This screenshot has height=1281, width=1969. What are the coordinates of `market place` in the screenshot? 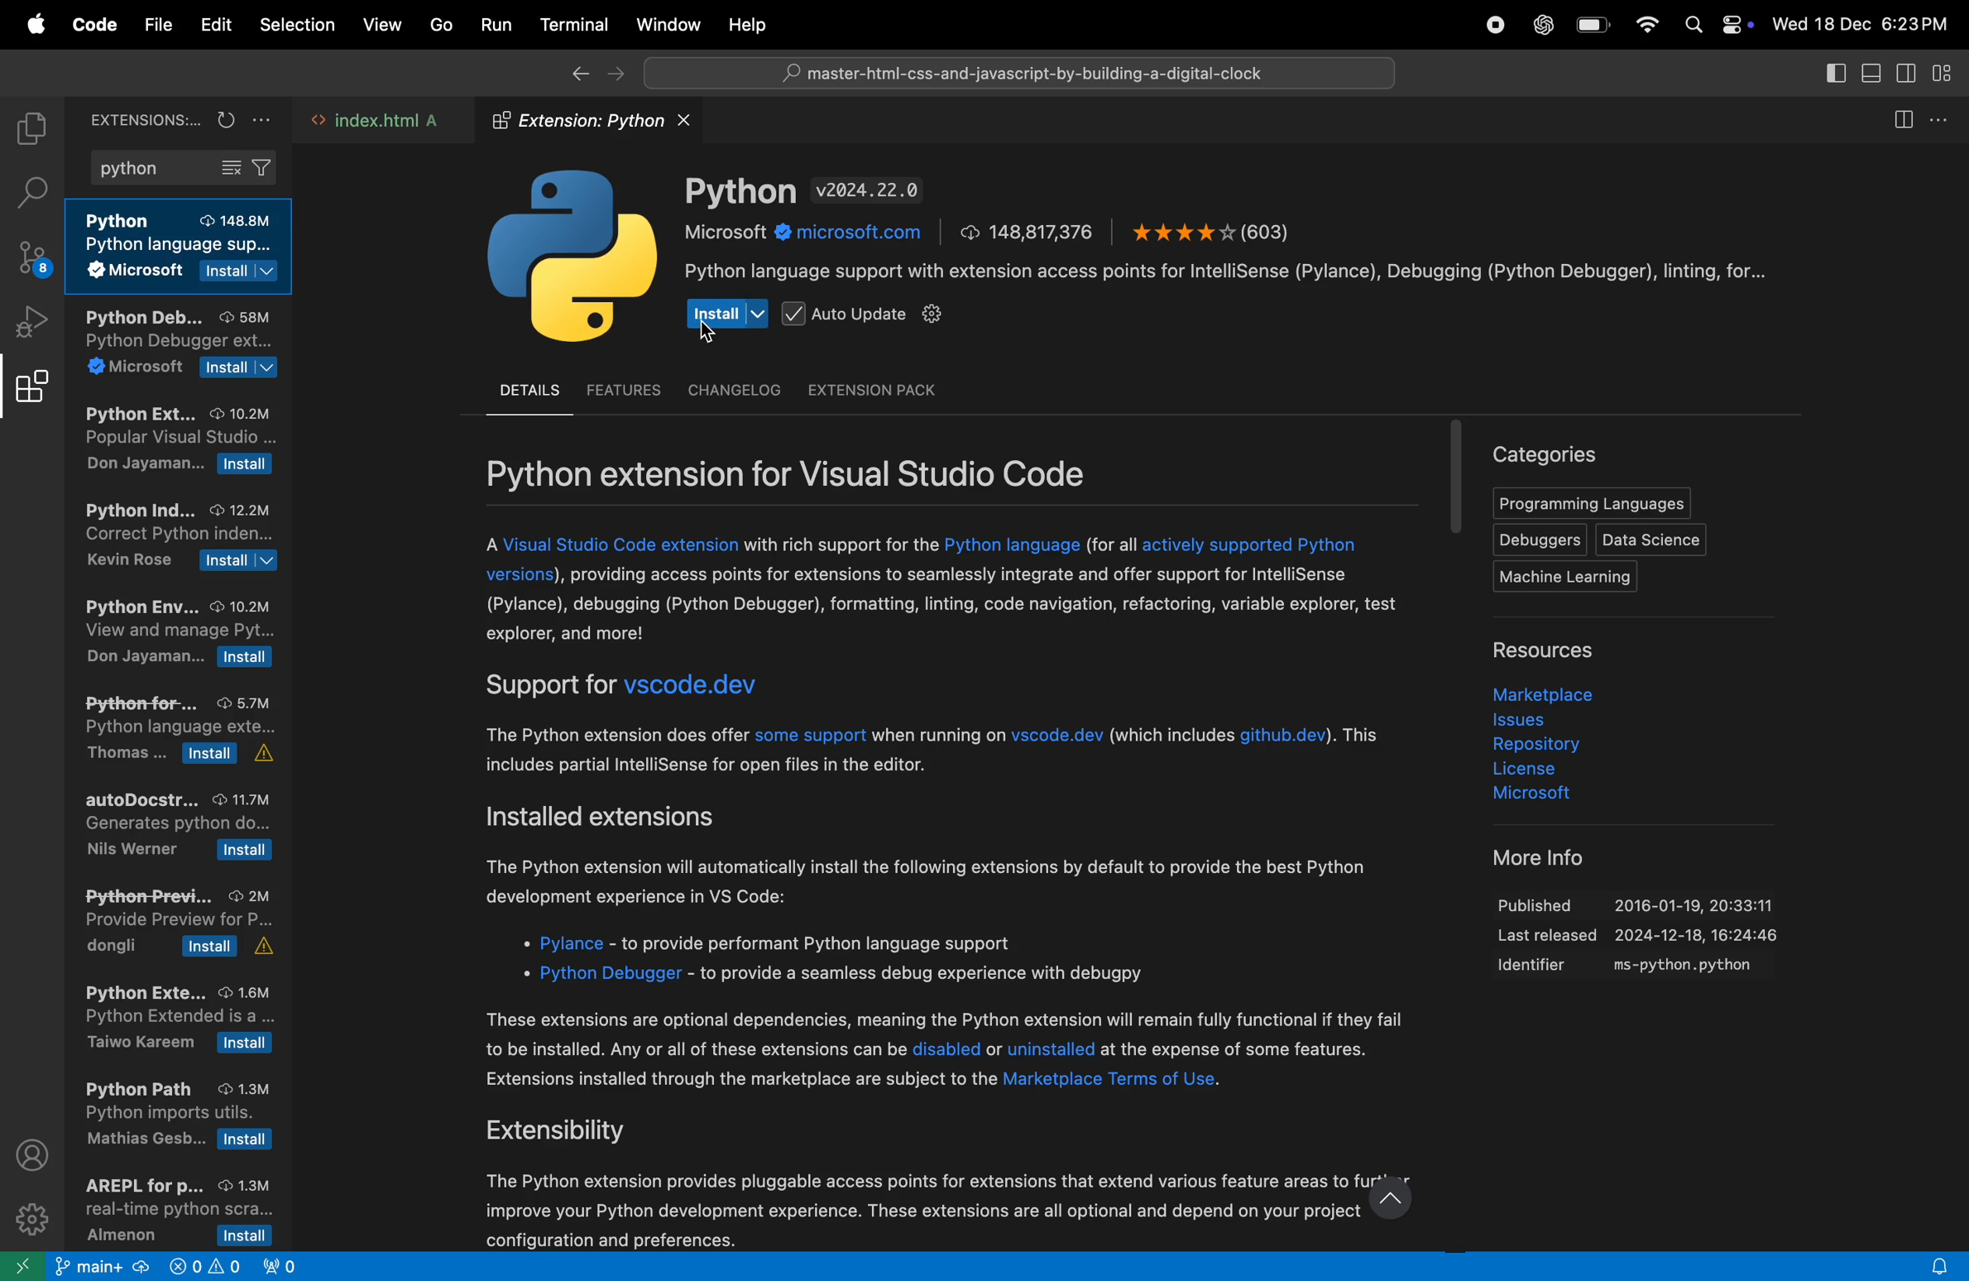 It's located at (1539, 692).